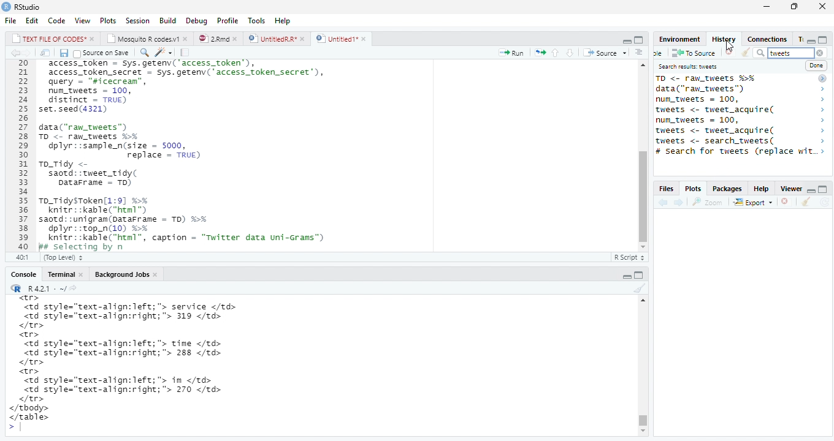 This screenshot has width=834, height=441. What do you see at coordinates (20, 274) in the screenshot?
I see `Console` at bounding box center [20, 274].